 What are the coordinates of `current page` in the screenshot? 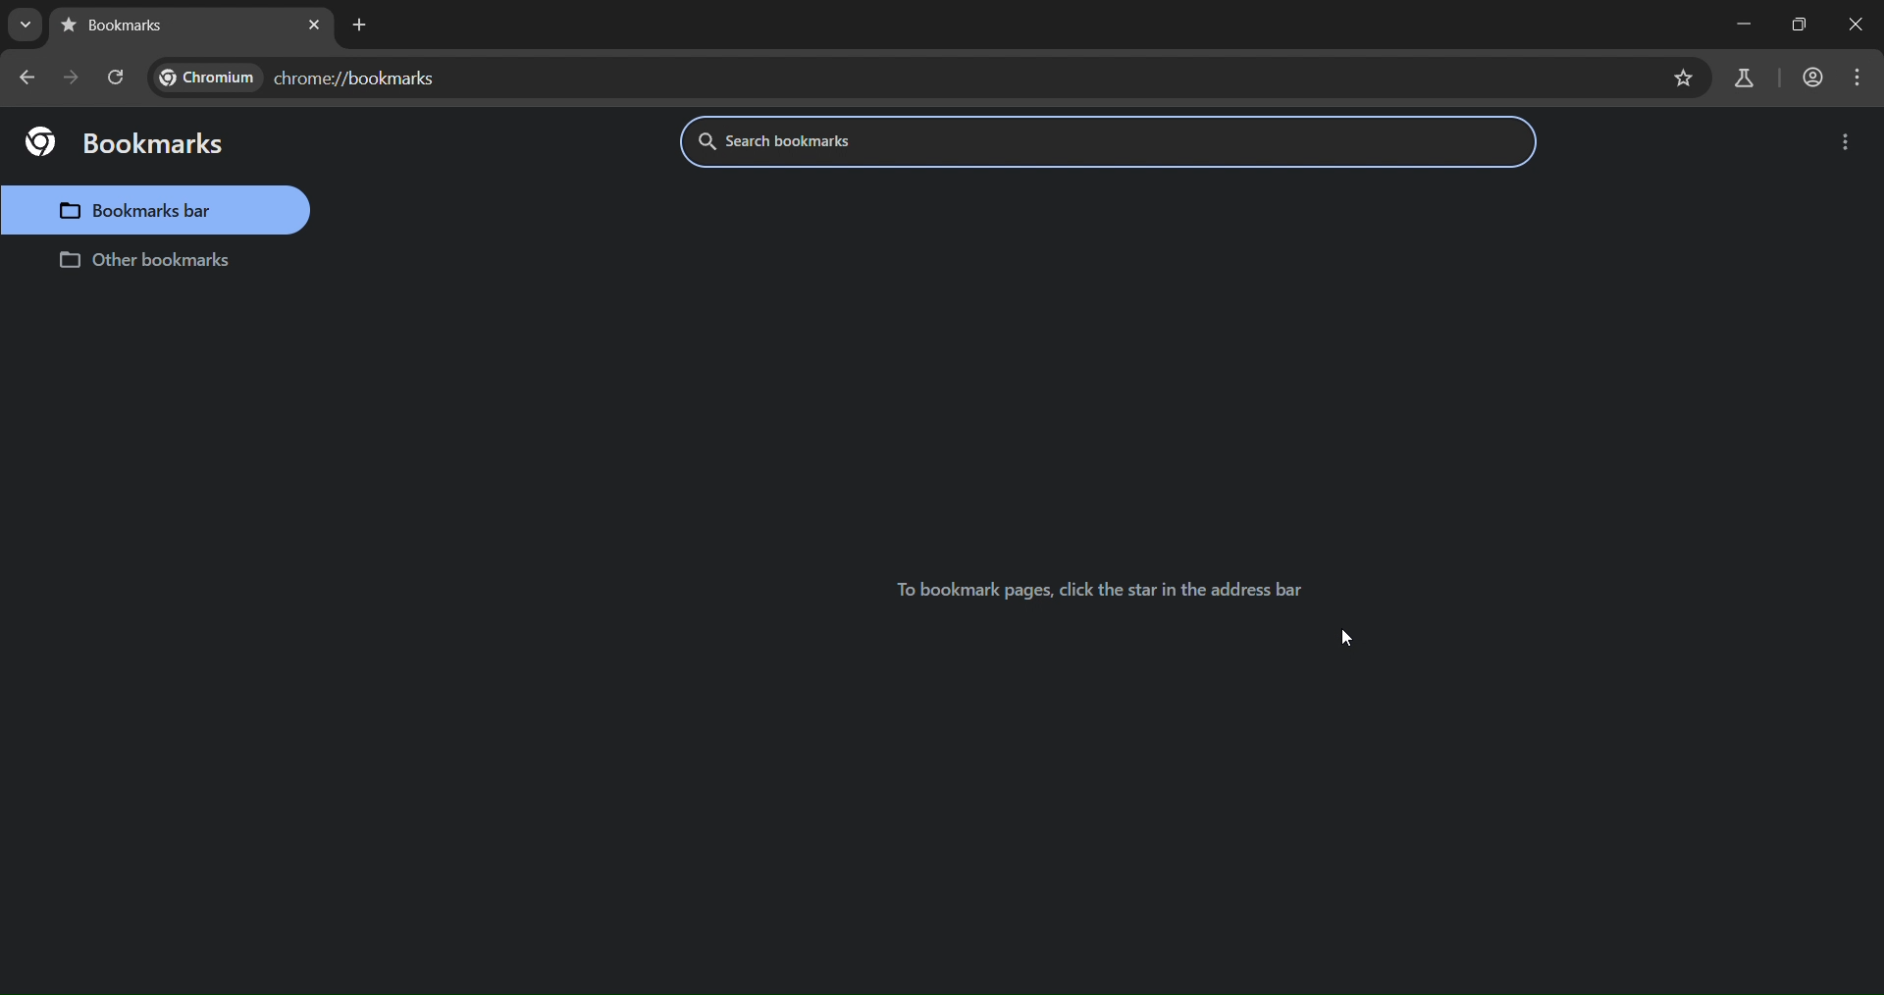 It's located at (125, 26).